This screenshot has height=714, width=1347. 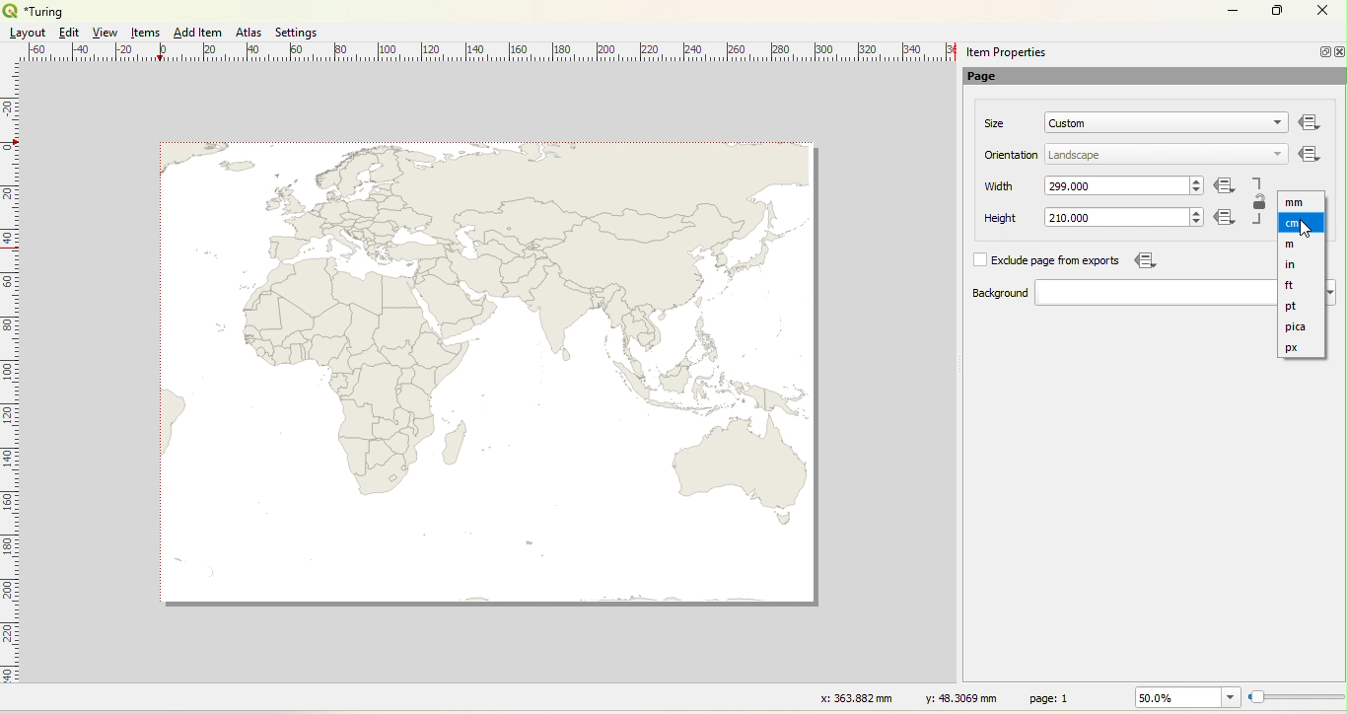 What do you see at coordinates (996, 124) in the screenshot?
I see `size` at bounding box center [996, 124].